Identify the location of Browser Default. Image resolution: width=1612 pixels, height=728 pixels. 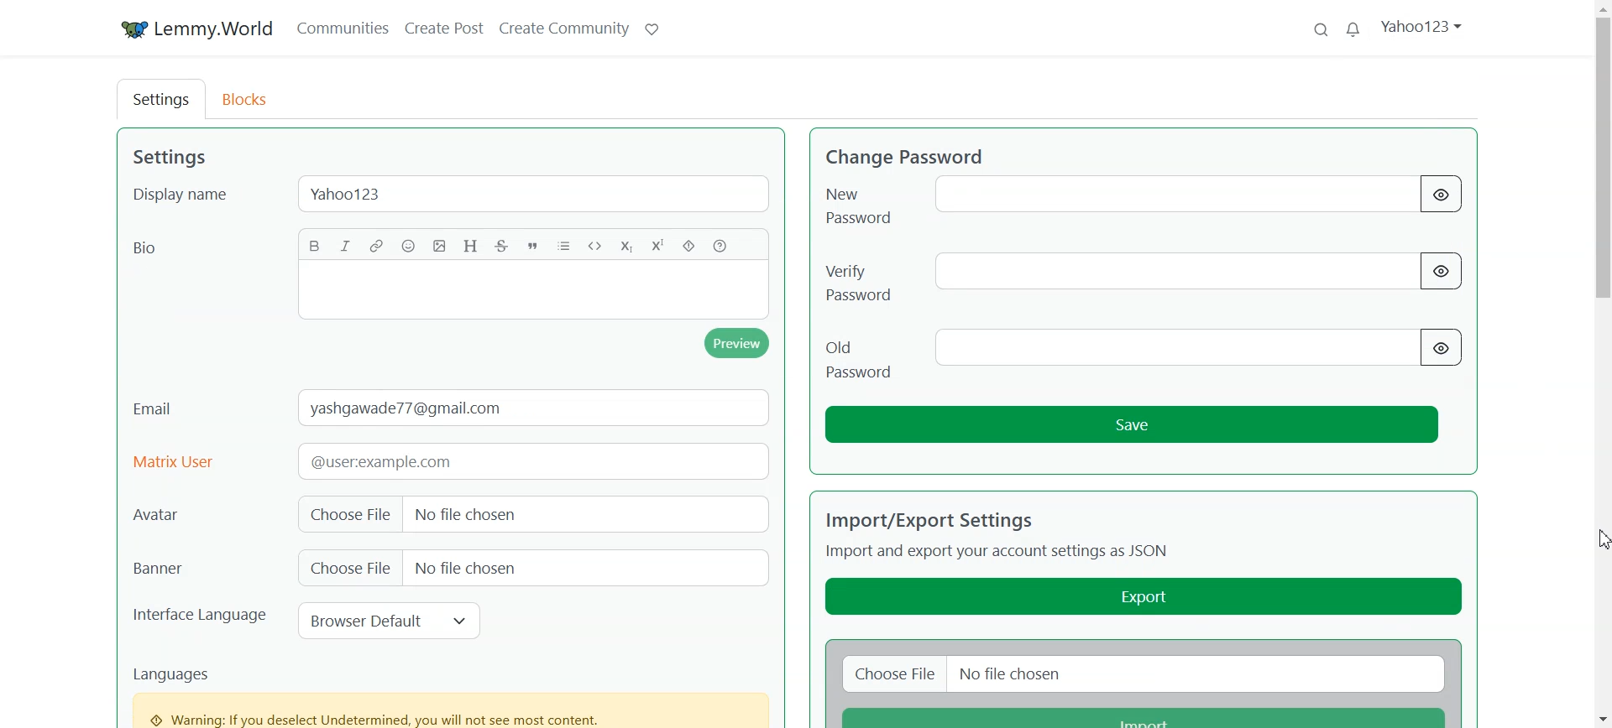
(387, 620).